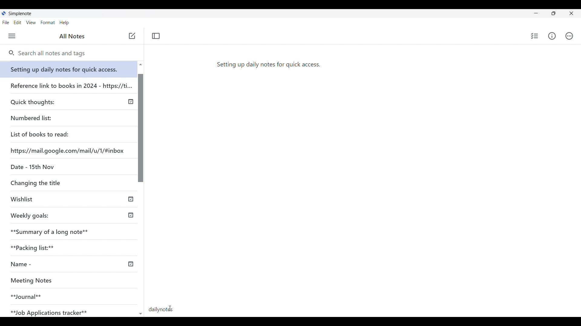 This screenshot has height=326, width=581. What do you see at coordinates (54, 53) in the screenshot?
I see `Search notes and tags` at bounding box center [54, 53].